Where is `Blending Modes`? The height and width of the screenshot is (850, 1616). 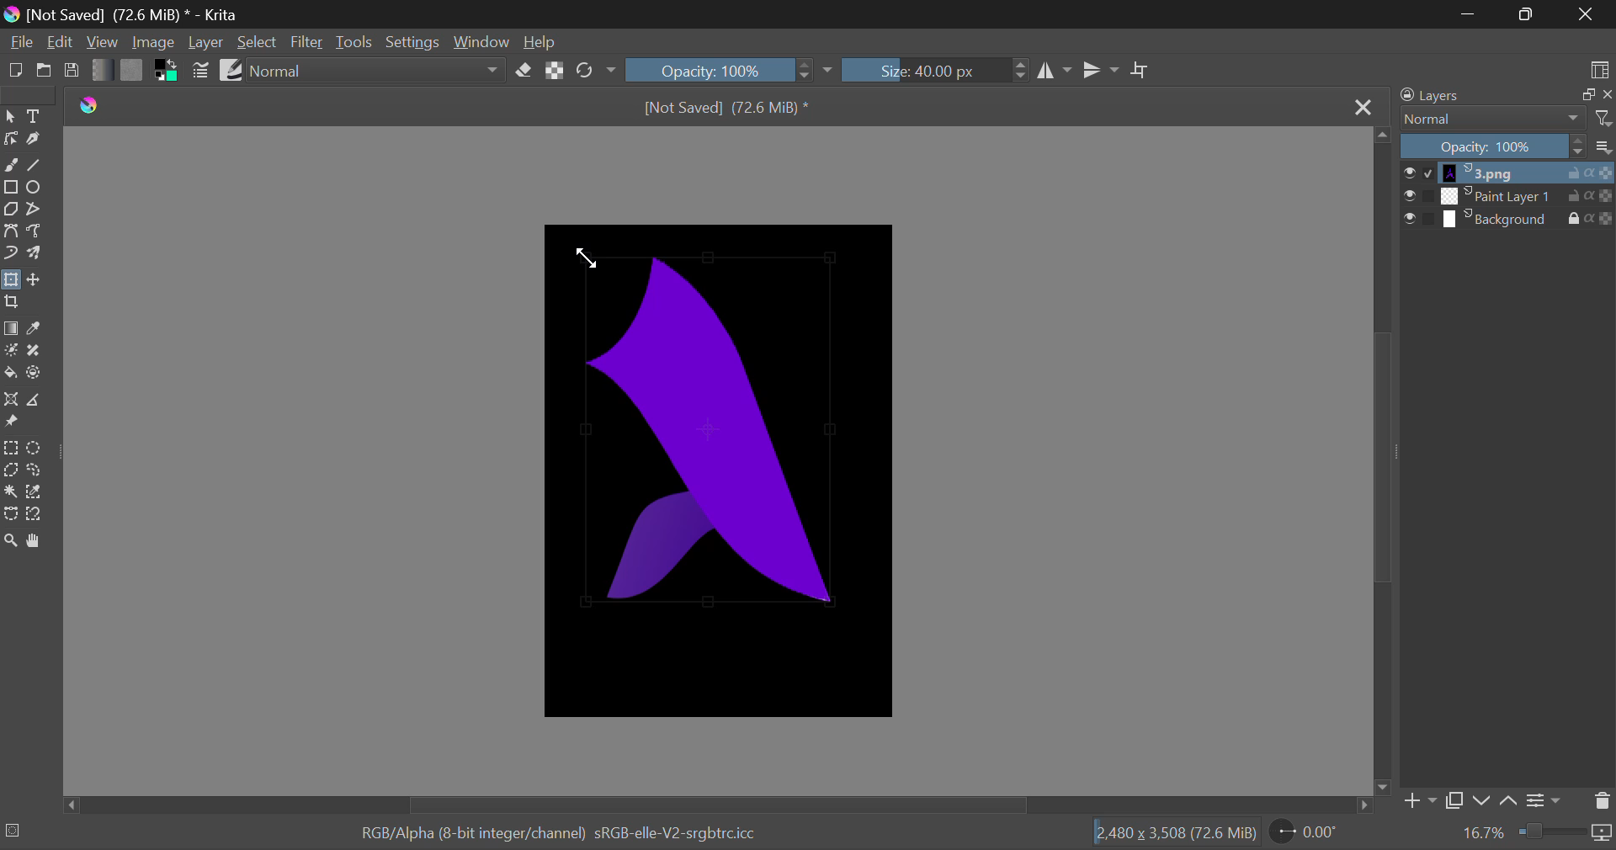
Blending Modes is located at coordinates (377, 69).